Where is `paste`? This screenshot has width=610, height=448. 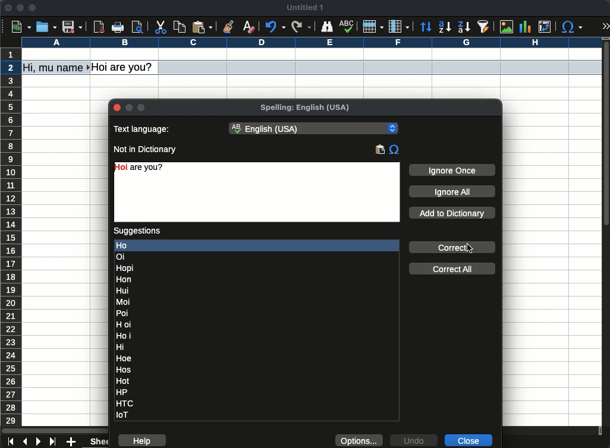 paste is located at coordinates (380, 149).